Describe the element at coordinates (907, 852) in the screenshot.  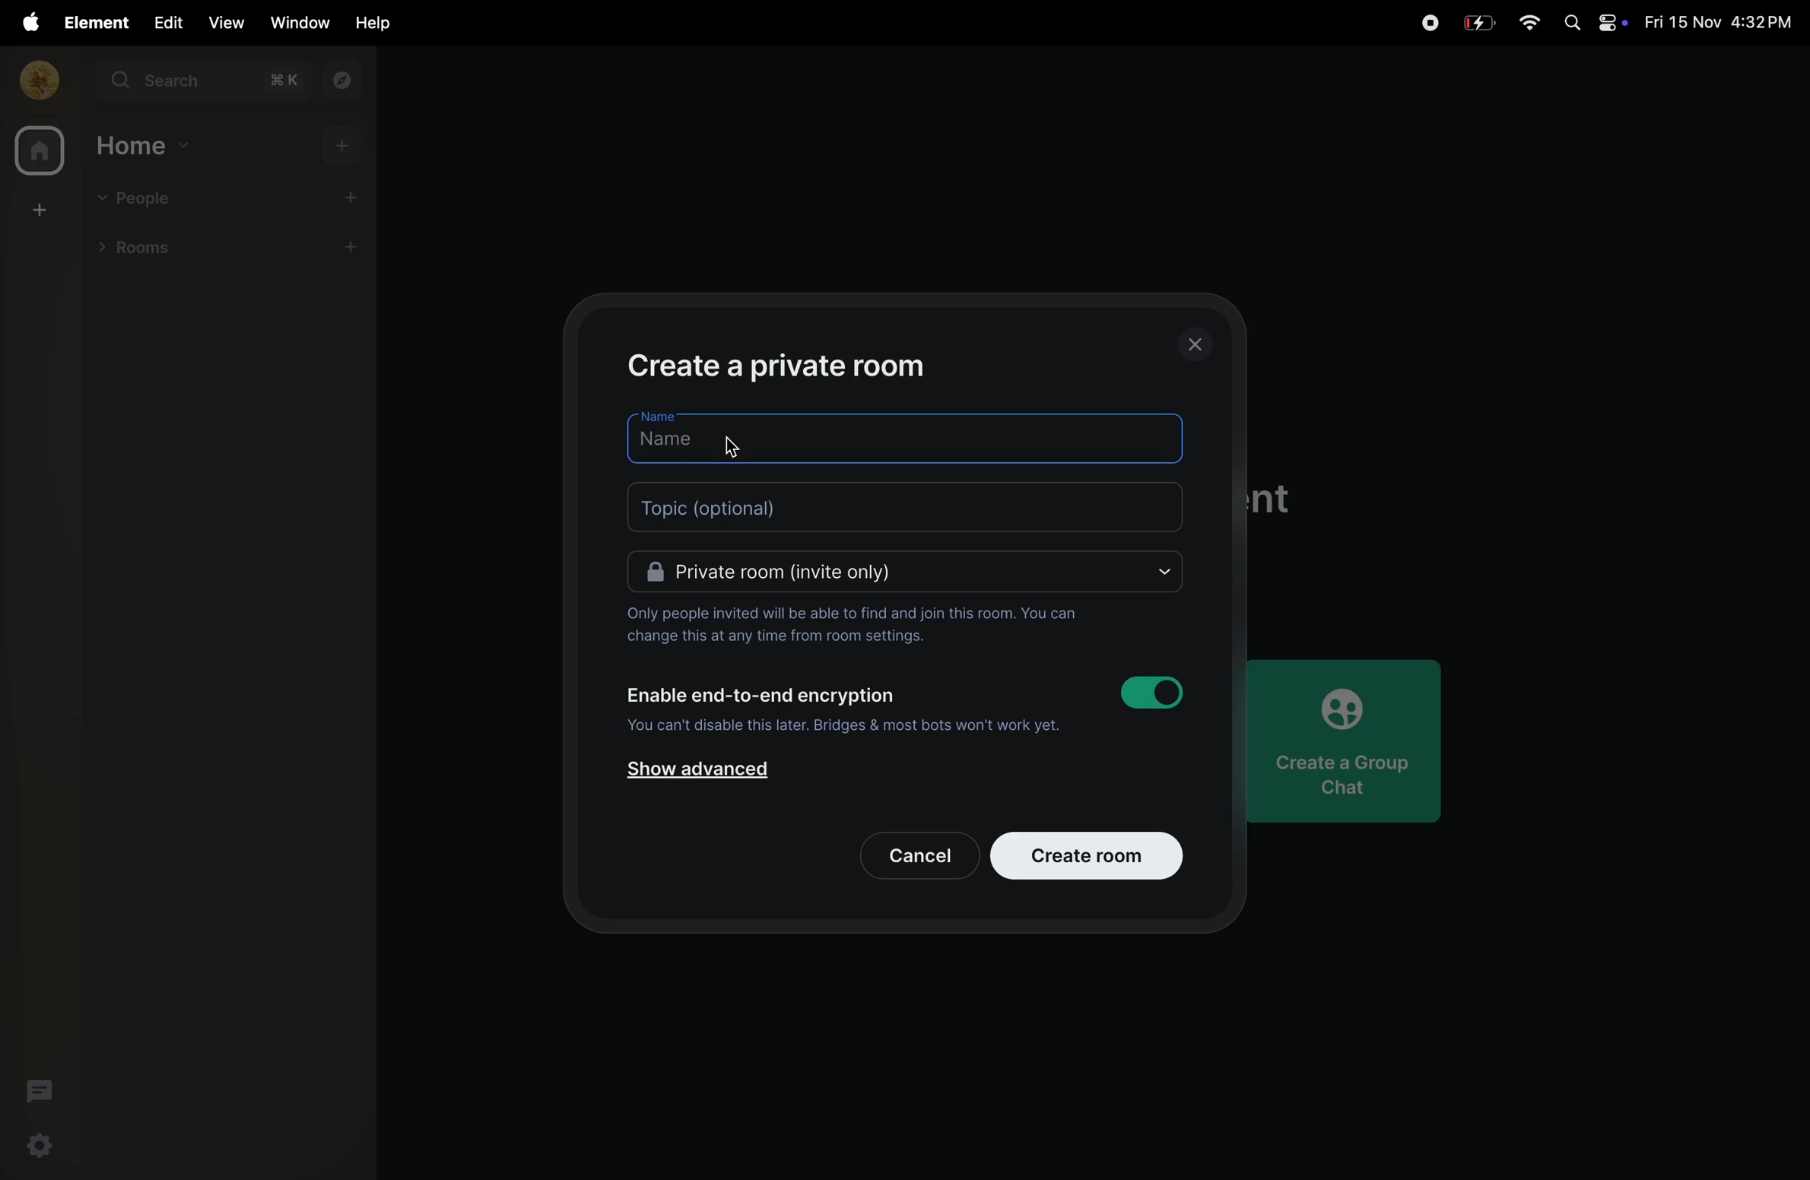
I see `cancel` at that location.